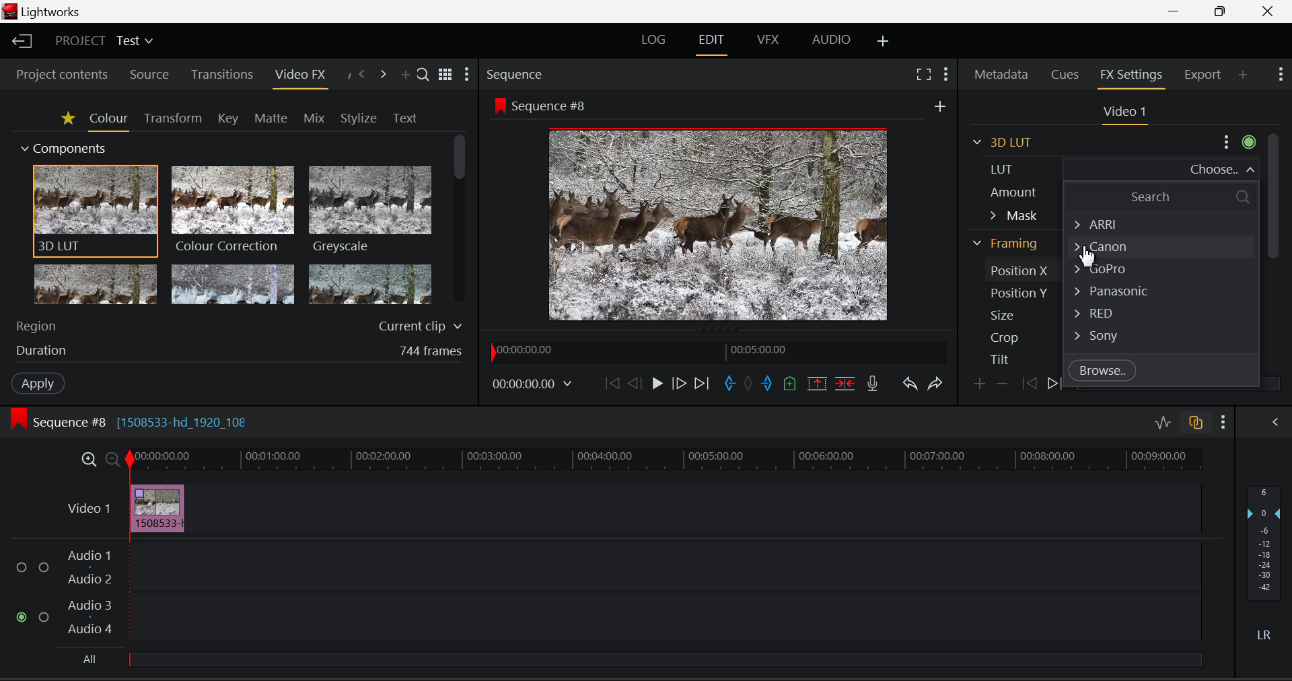 Image resolution: width=1292 pixels, height=681 pixels. What do you see at coordinates (655, 44) in the screenshot?
I see `LOG Layout` at bounding box center [655, 44].